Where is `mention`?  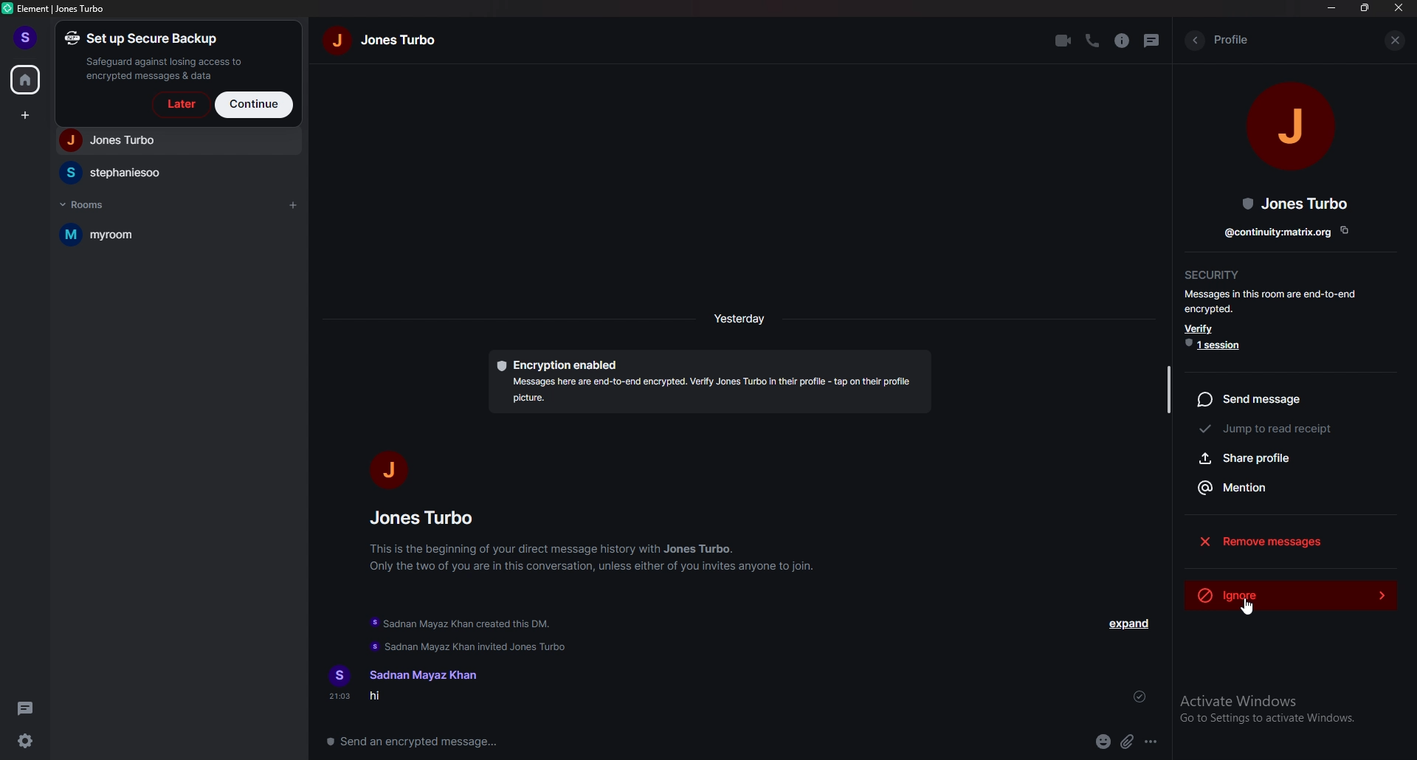 mention is located at coordinates (1286, 486).